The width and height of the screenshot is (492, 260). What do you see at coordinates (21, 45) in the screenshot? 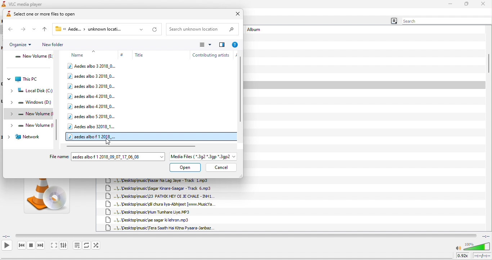
I see `organize` at bounding box center [21, 45].